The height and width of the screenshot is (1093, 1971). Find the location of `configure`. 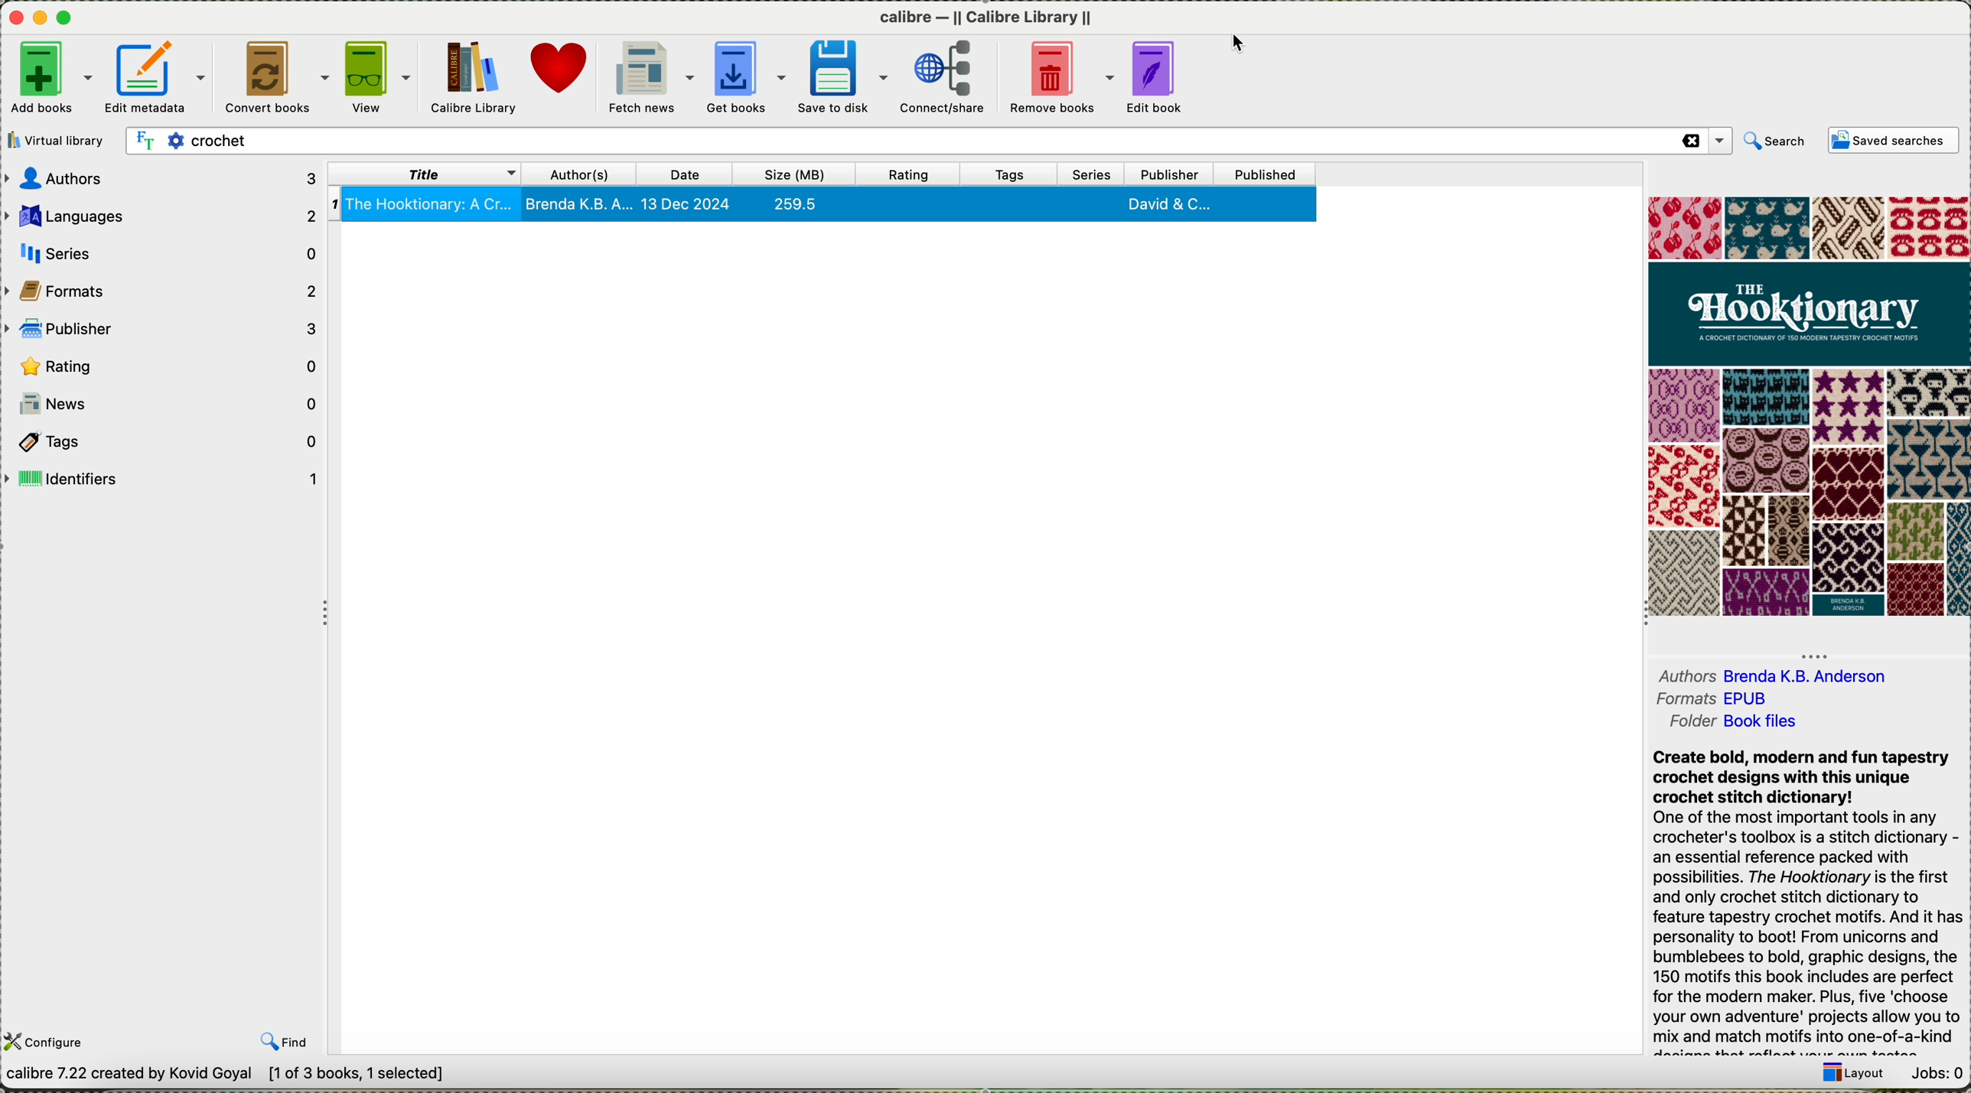

configure is located at coordinates (47, 1040).